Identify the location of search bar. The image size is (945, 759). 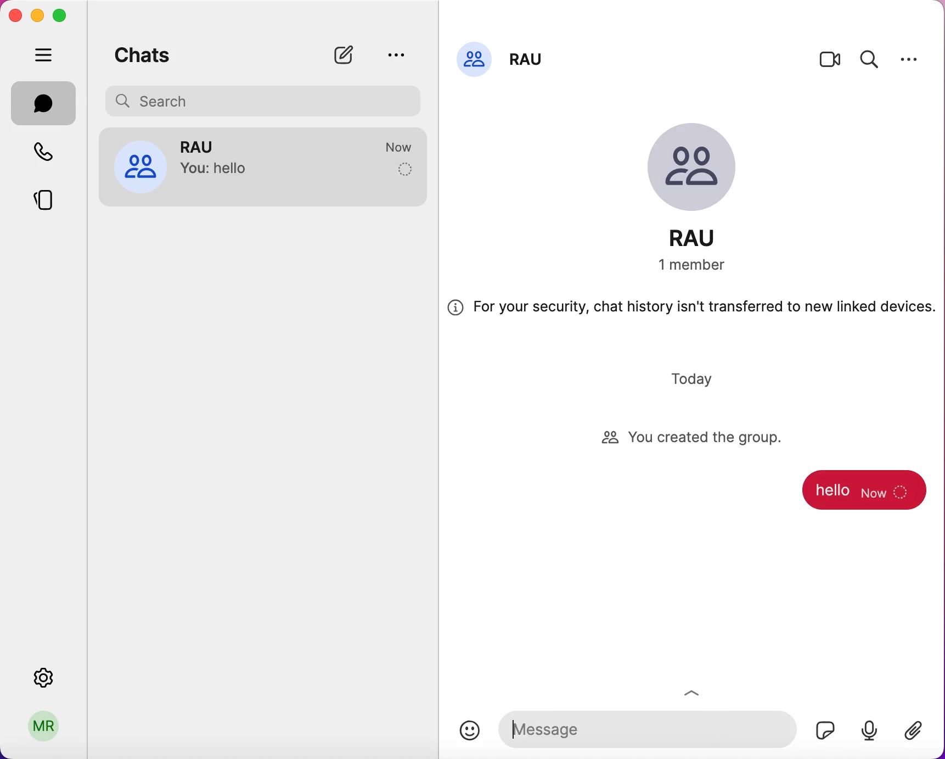
(267, 99).